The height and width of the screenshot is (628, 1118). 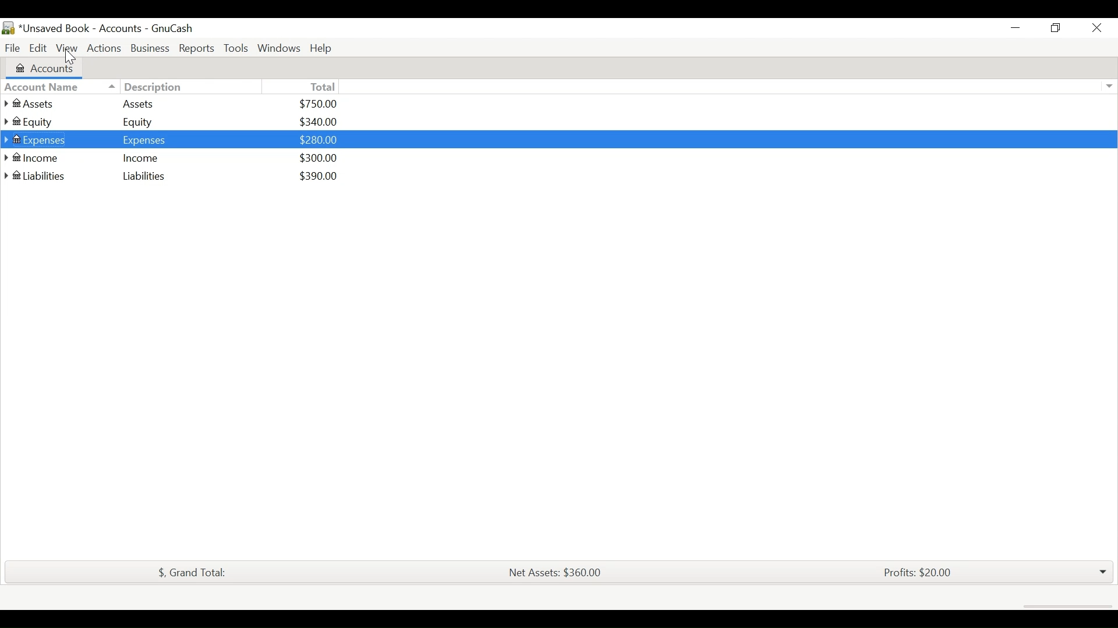 What do you see at coordinates (42, 86) in the screenshot?
I see `Account Name` at bounding box center [42, 86].